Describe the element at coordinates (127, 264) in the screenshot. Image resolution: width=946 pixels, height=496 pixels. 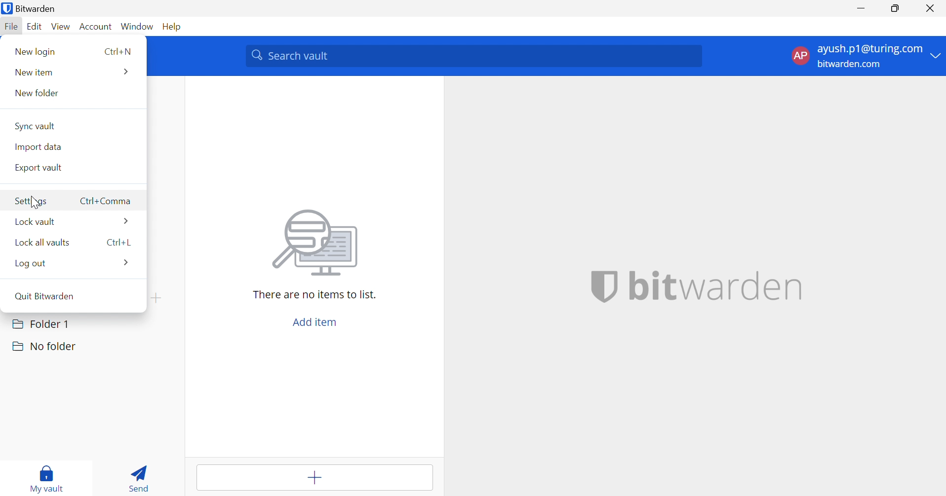
I see `More` at that location.